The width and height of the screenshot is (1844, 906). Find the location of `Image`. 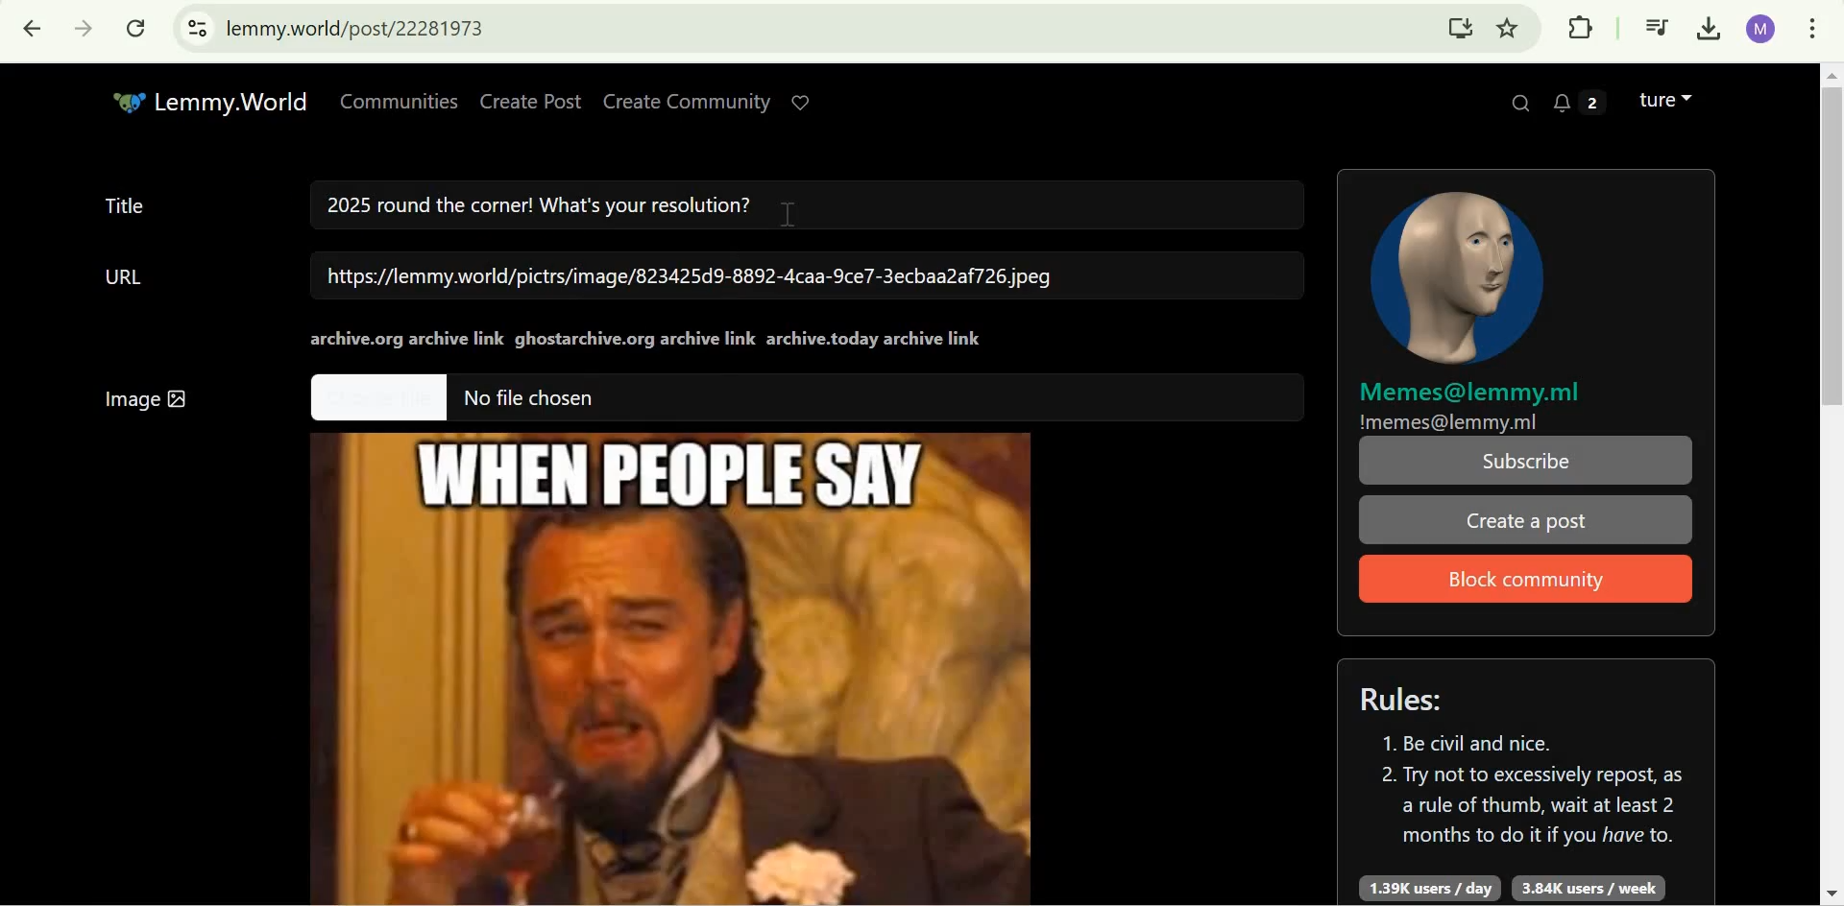

Image is located at coordinates (148, 393).